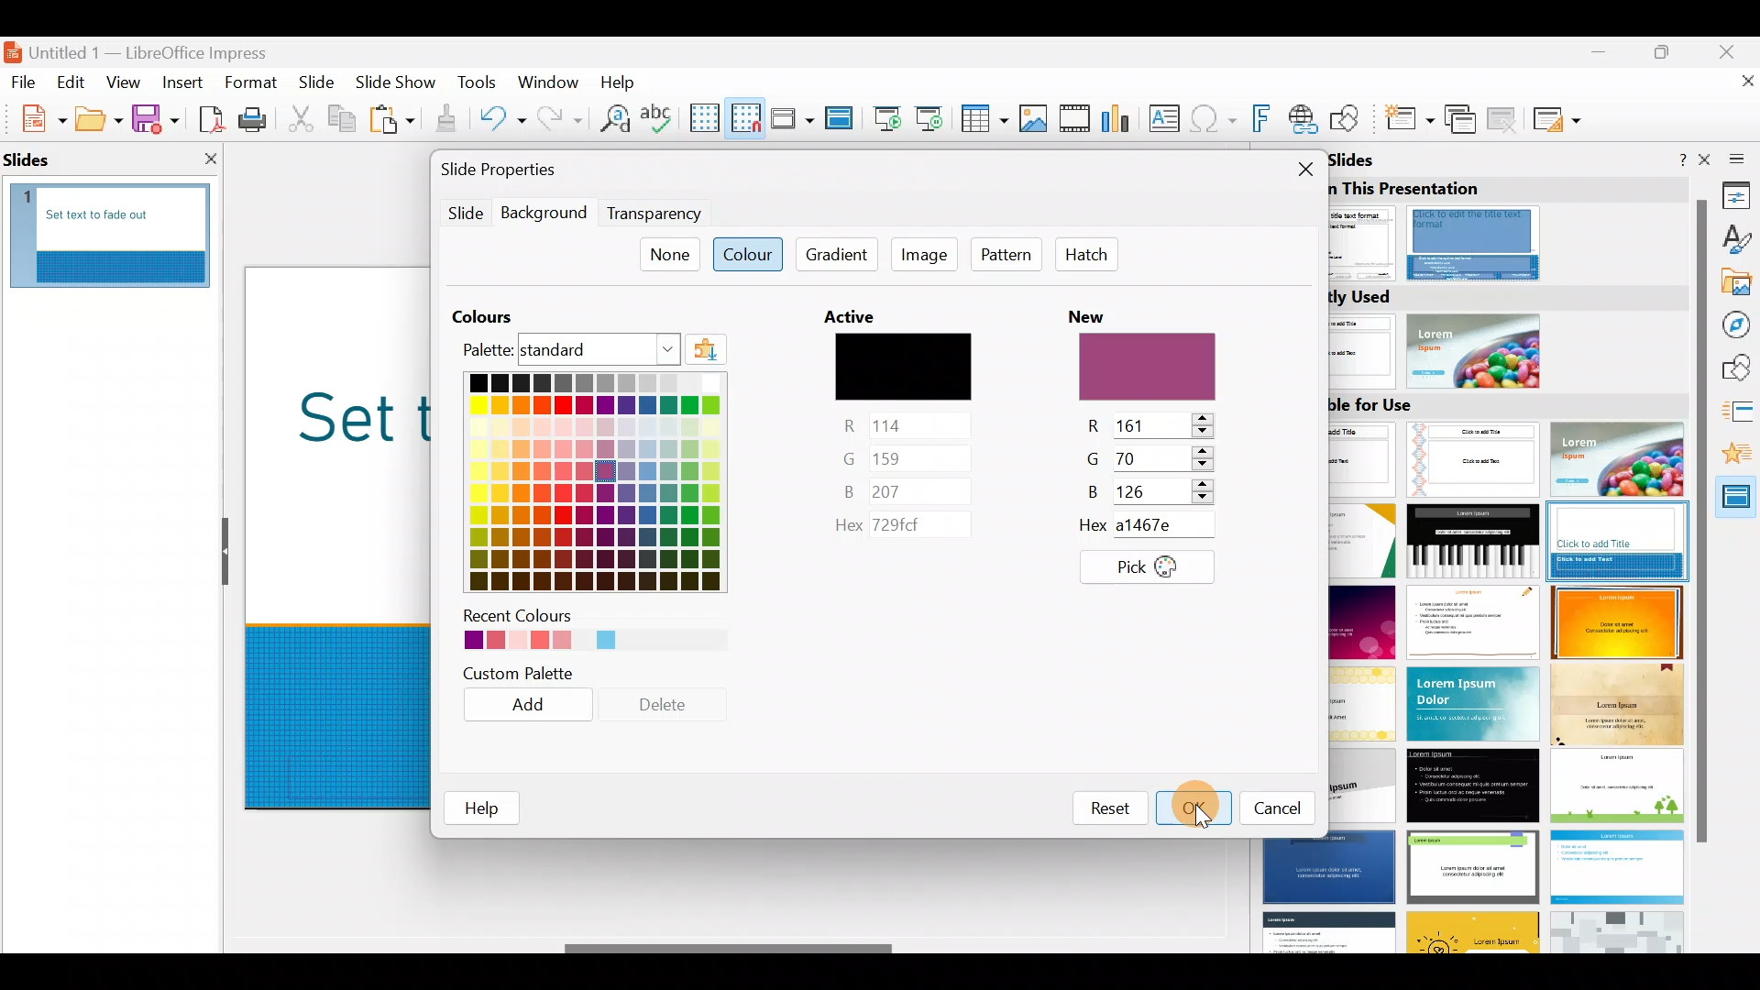 This screenshot has height=990, width=1760. What do you see at coordinates (668, 255) in the screenshot?
I see `None` at bounding box center [668, 255].